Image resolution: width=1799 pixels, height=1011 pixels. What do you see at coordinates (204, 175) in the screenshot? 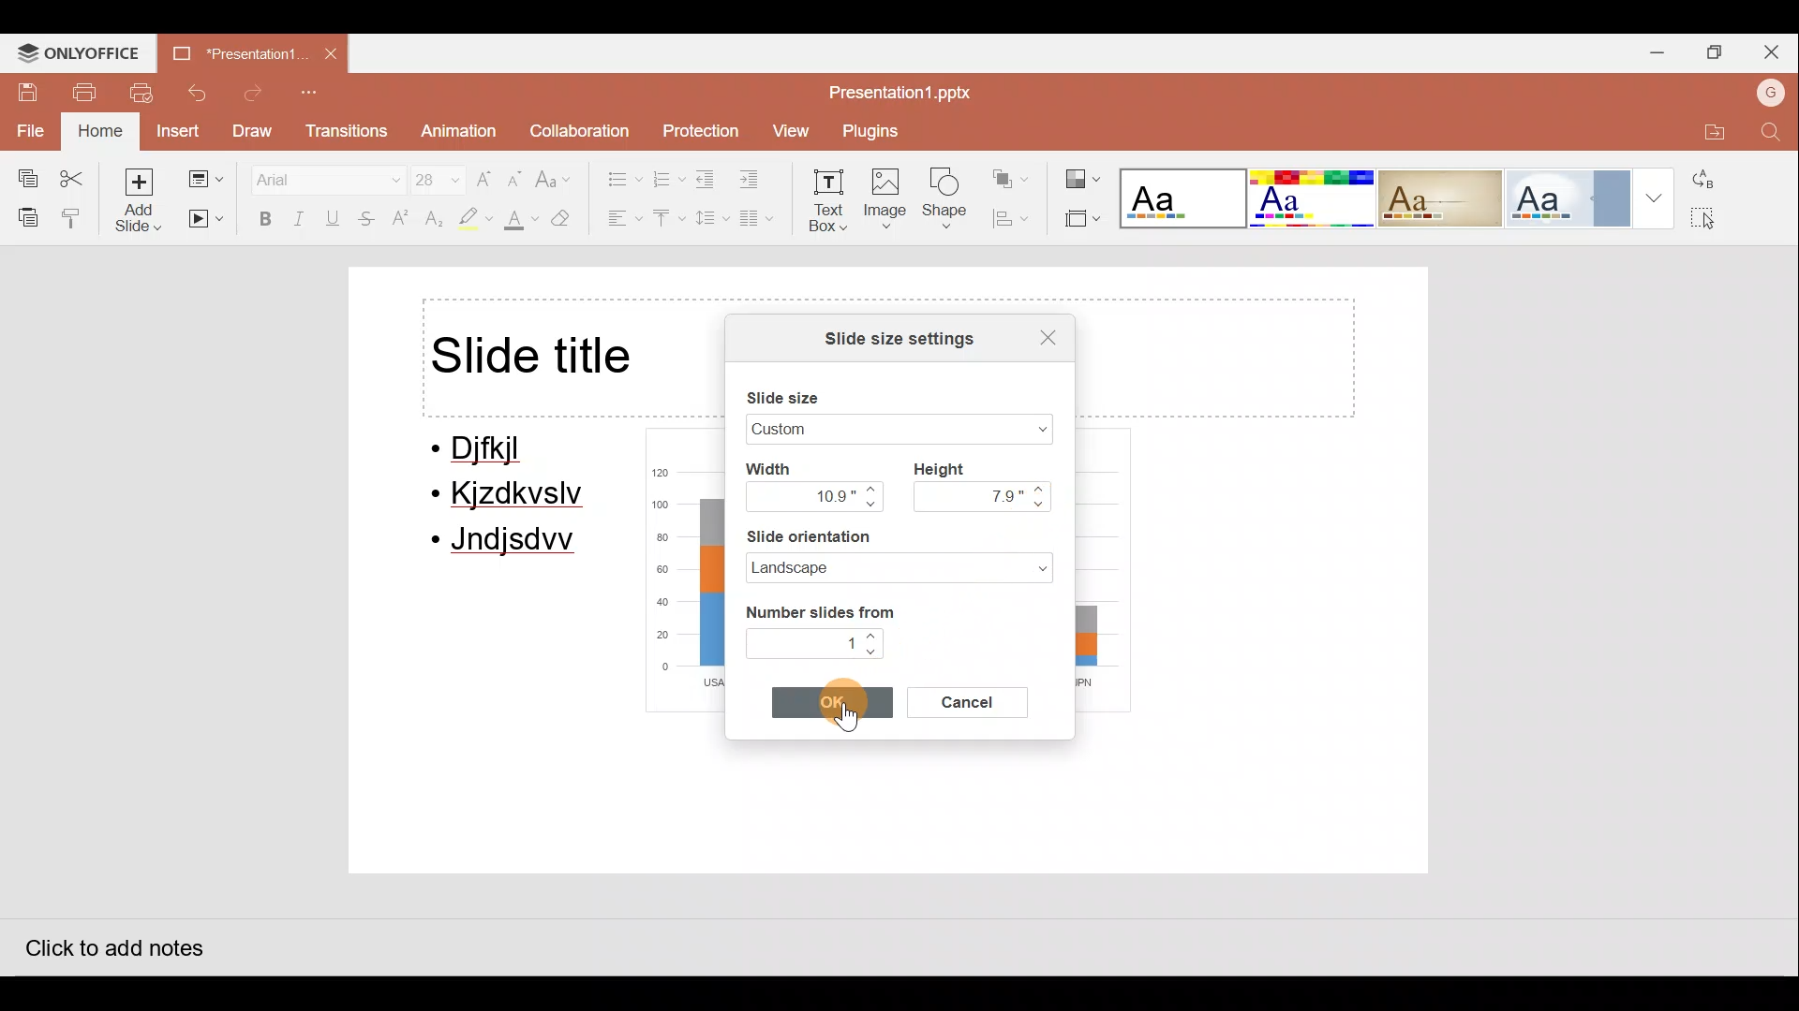
I see `Change slide layout` at bounding box center [204, 175].